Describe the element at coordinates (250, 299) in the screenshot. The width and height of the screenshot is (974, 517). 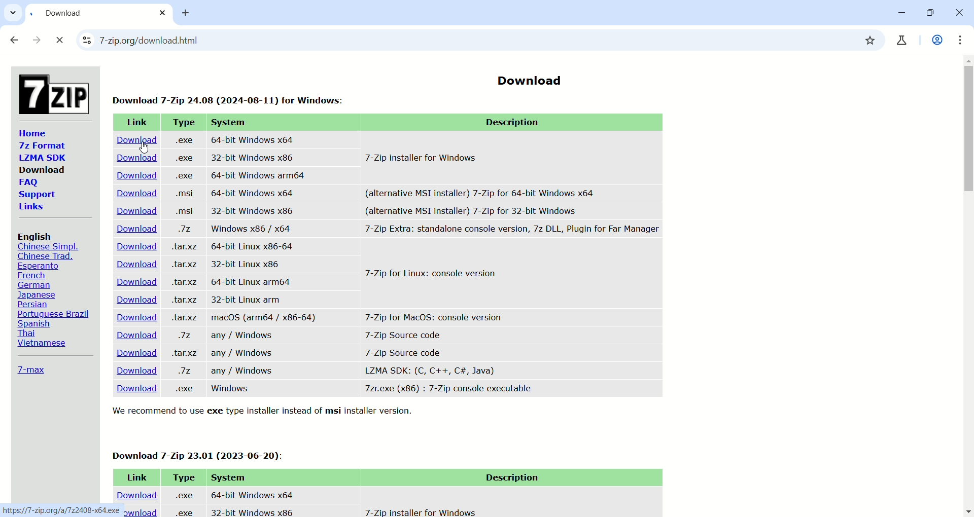
I see `32-bit Linux arm` at that location.